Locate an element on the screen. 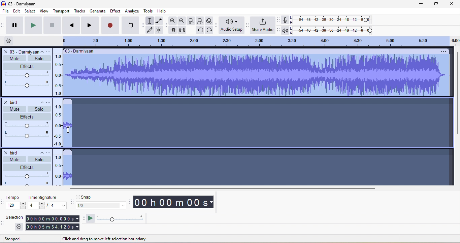  o3 darmiyaan is located at coordinates (20, 51).